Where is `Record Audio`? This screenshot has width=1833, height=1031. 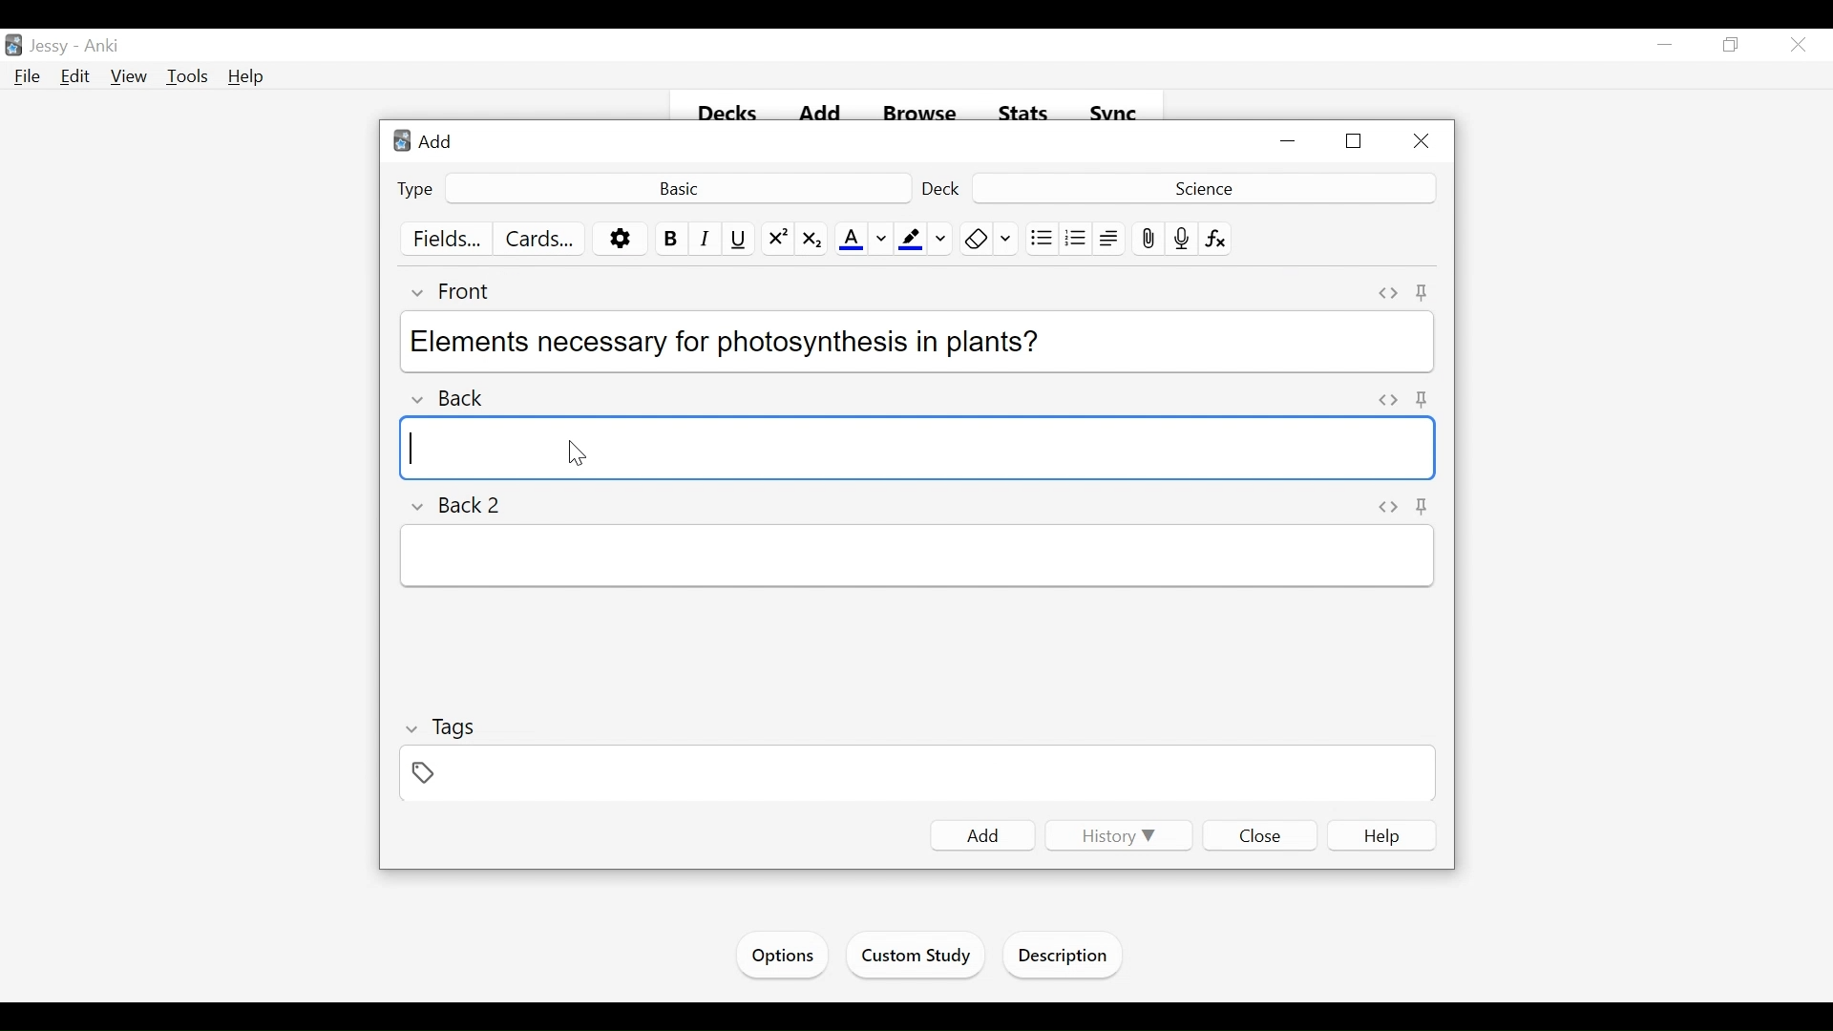 Record Audio is located at coordinates (1182, 239).